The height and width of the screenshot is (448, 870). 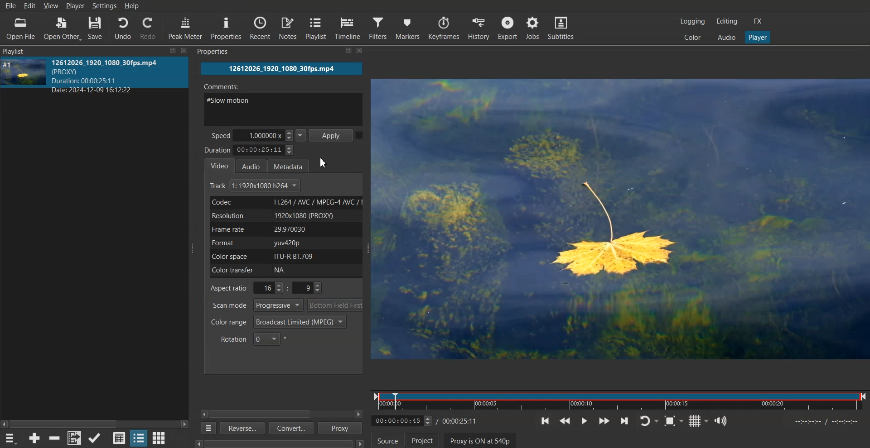 I want to click on scrollbar, so click(x=275, y=443).